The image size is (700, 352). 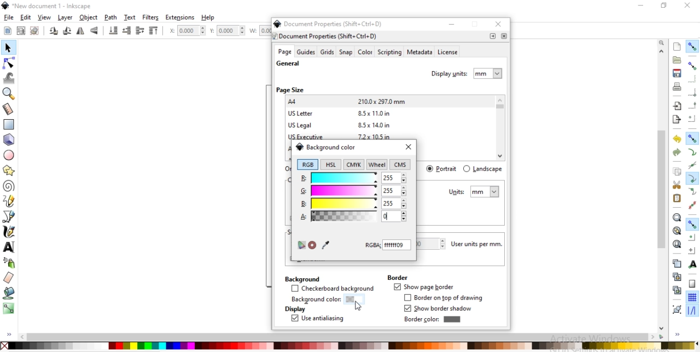 What do you see at coordinates (639, 4) in the screenshot?
I see `minimize` at bounding box center [639, 4].